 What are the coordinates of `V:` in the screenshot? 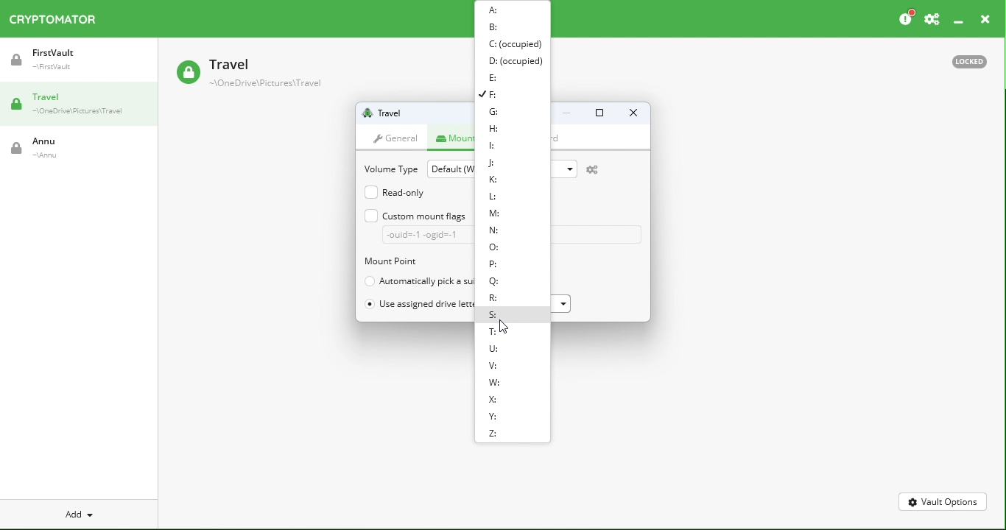 It's located at (493, 367).